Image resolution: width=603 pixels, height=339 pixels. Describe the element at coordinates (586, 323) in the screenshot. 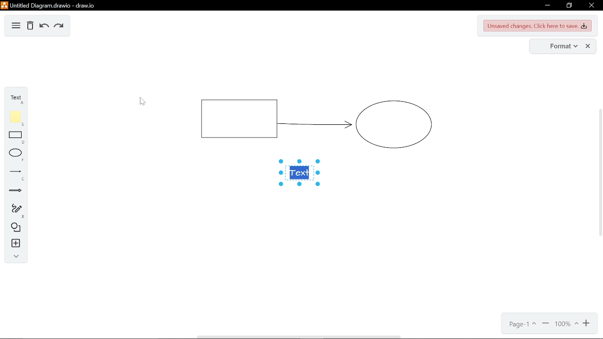

I see `zoom out` at that location.